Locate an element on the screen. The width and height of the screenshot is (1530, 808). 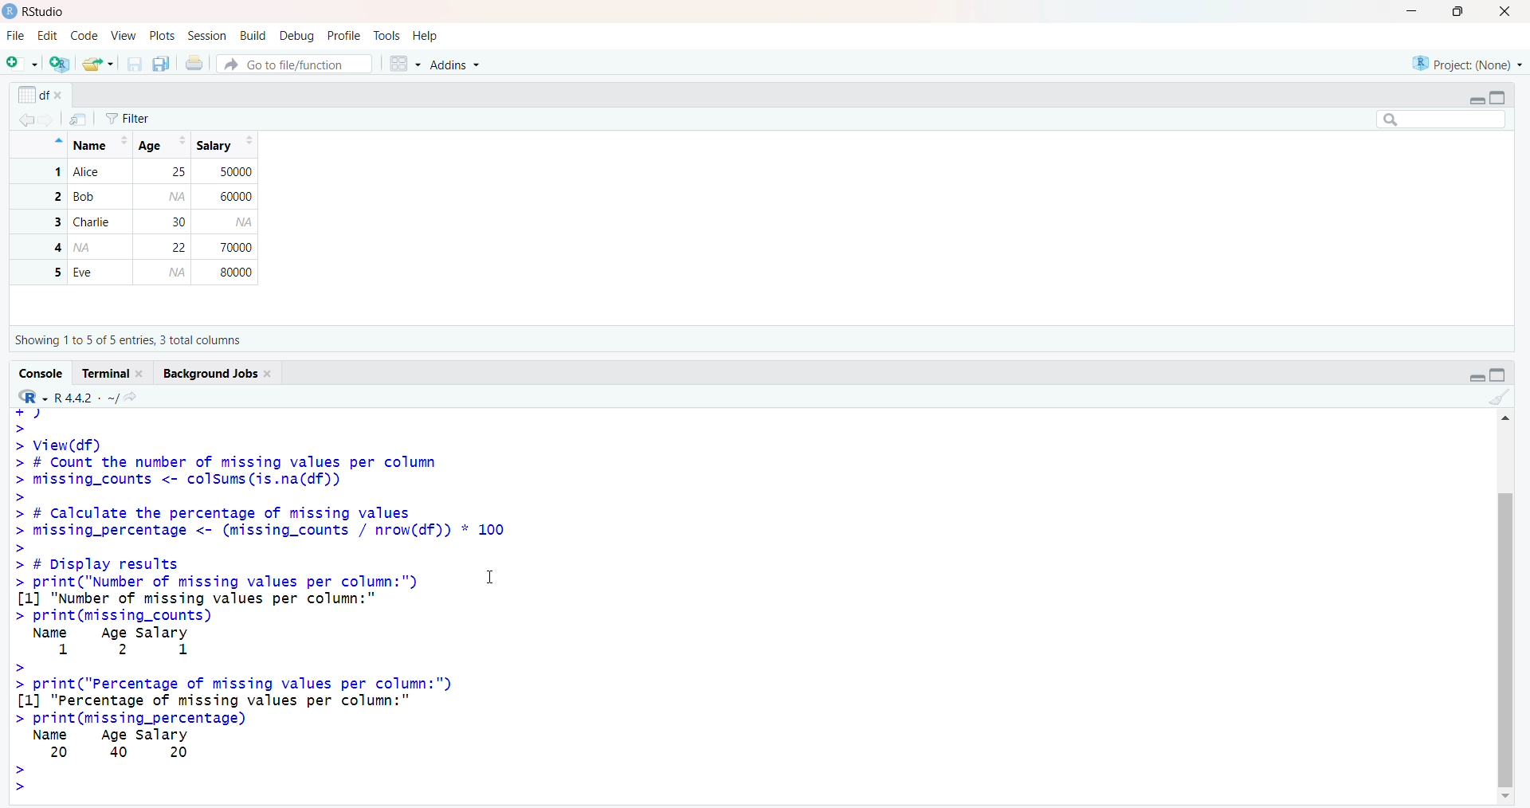
Search bar is located at coordinates (1442, 120).